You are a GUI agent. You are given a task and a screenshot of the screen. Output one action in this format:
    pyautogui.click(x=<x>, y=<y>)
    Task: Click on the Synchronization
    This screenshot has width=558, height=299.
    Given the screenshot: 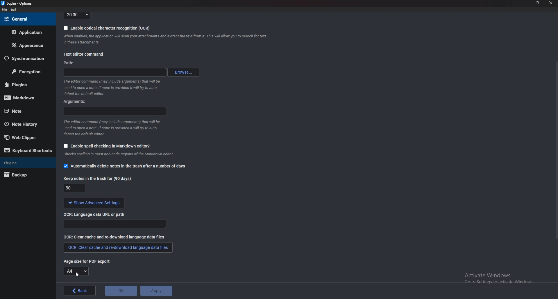 What is the action you would take?
    pyautogui.click(x=24, y=59)
    